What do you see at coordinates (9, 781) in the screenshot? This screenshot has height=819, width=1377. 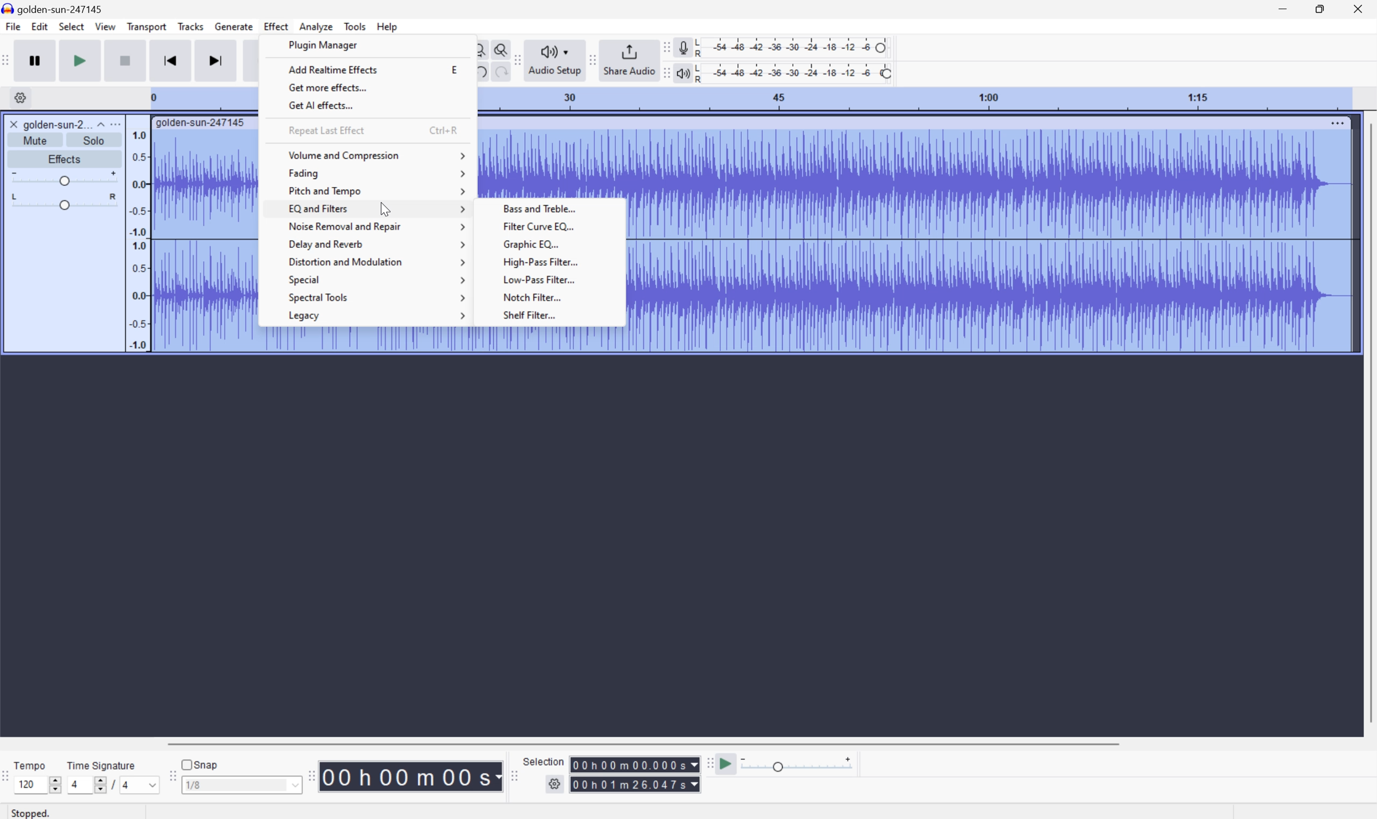 I see `Audacity time signature toolbar` at bounding box center [9, 781].